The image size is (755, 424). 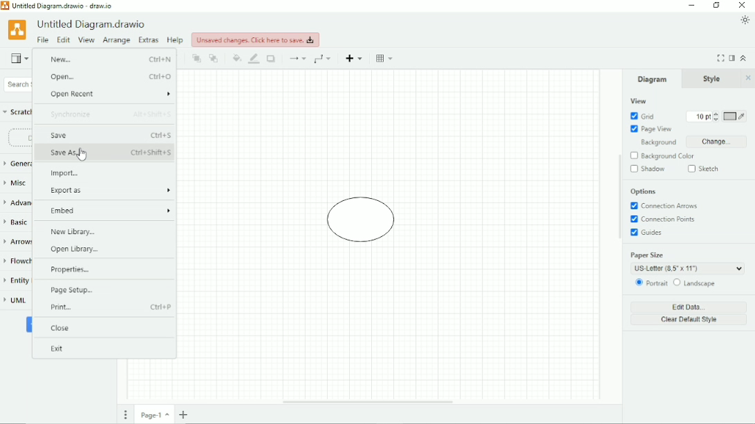 What do you see at coordinates (366, 402) in the screenshot?
I see `Horizontal Scroll Bar` at bounding box center [366, 402].